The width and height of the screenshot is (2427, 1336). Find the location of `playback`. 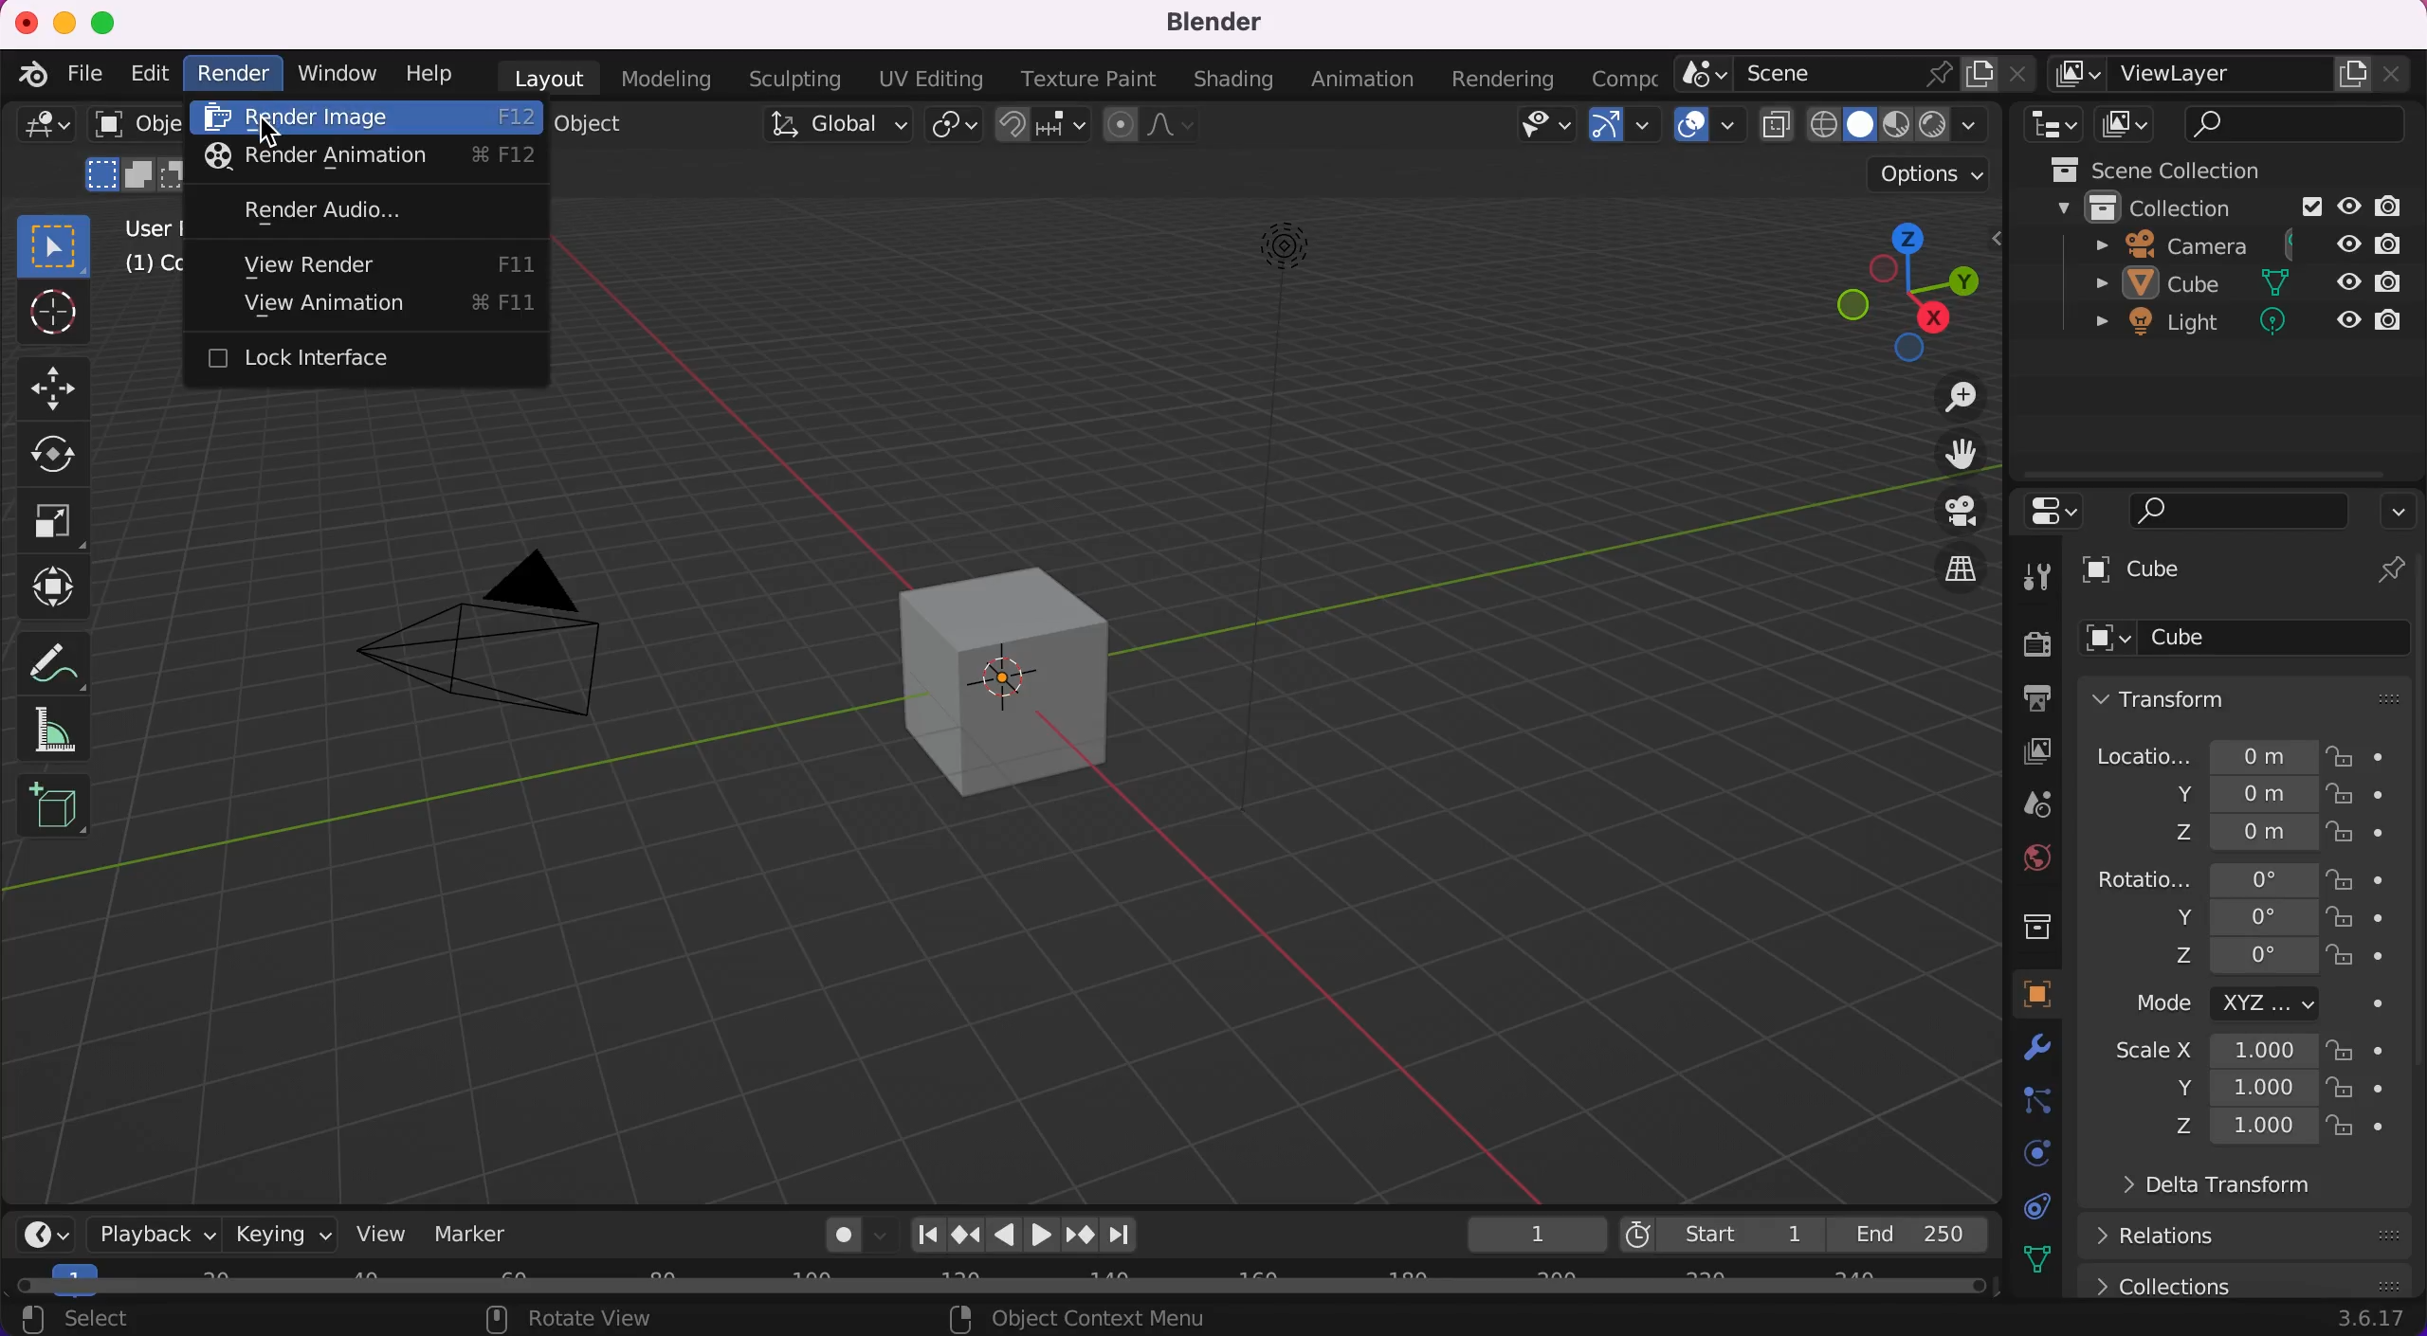

playback is located at coordinates (142, 1233).